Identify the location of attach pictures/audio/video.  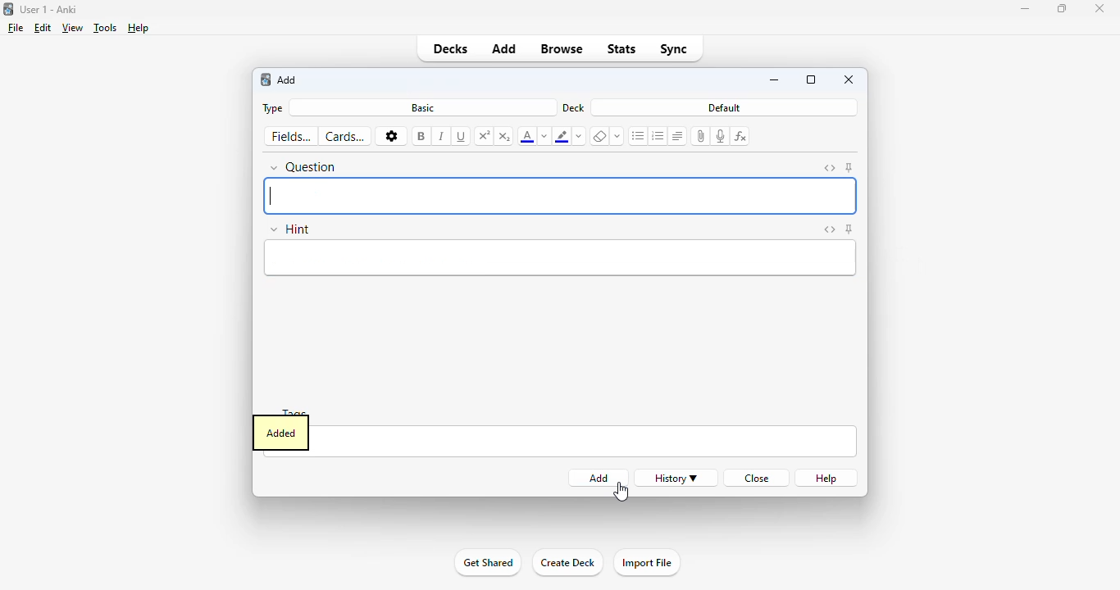
(701, 136).